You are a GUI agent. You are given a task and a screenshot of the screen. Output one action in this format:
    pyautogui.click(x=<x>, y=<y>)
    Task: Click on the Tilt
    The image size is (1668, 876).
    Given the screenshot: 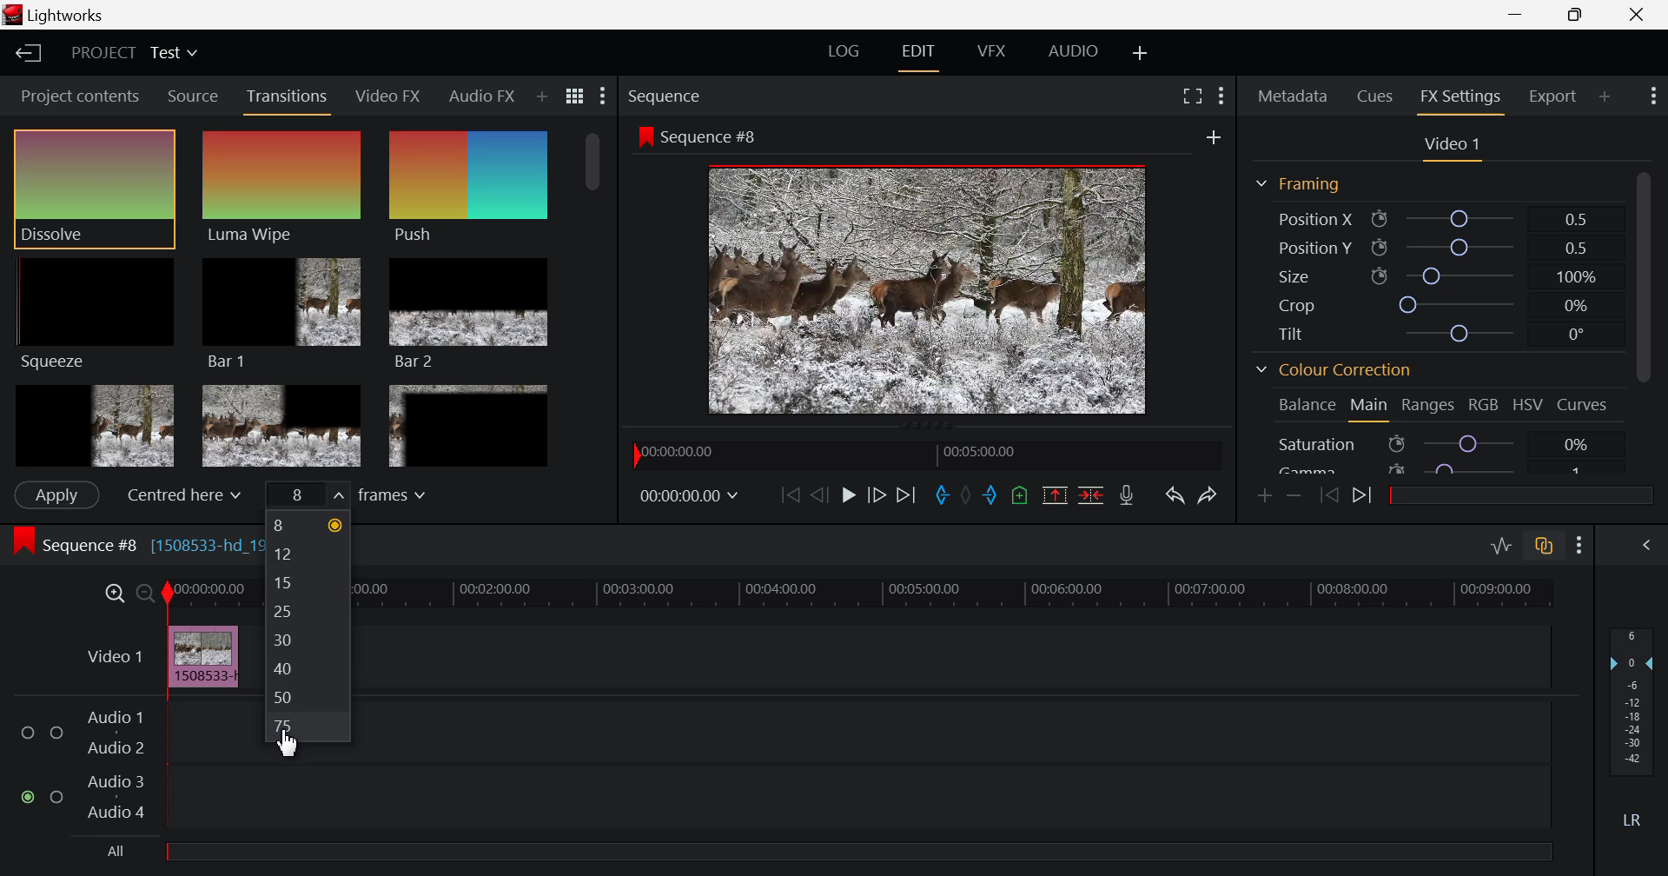 What is the action you would take?
    pyautogui.click(x=1430, y=334)
    